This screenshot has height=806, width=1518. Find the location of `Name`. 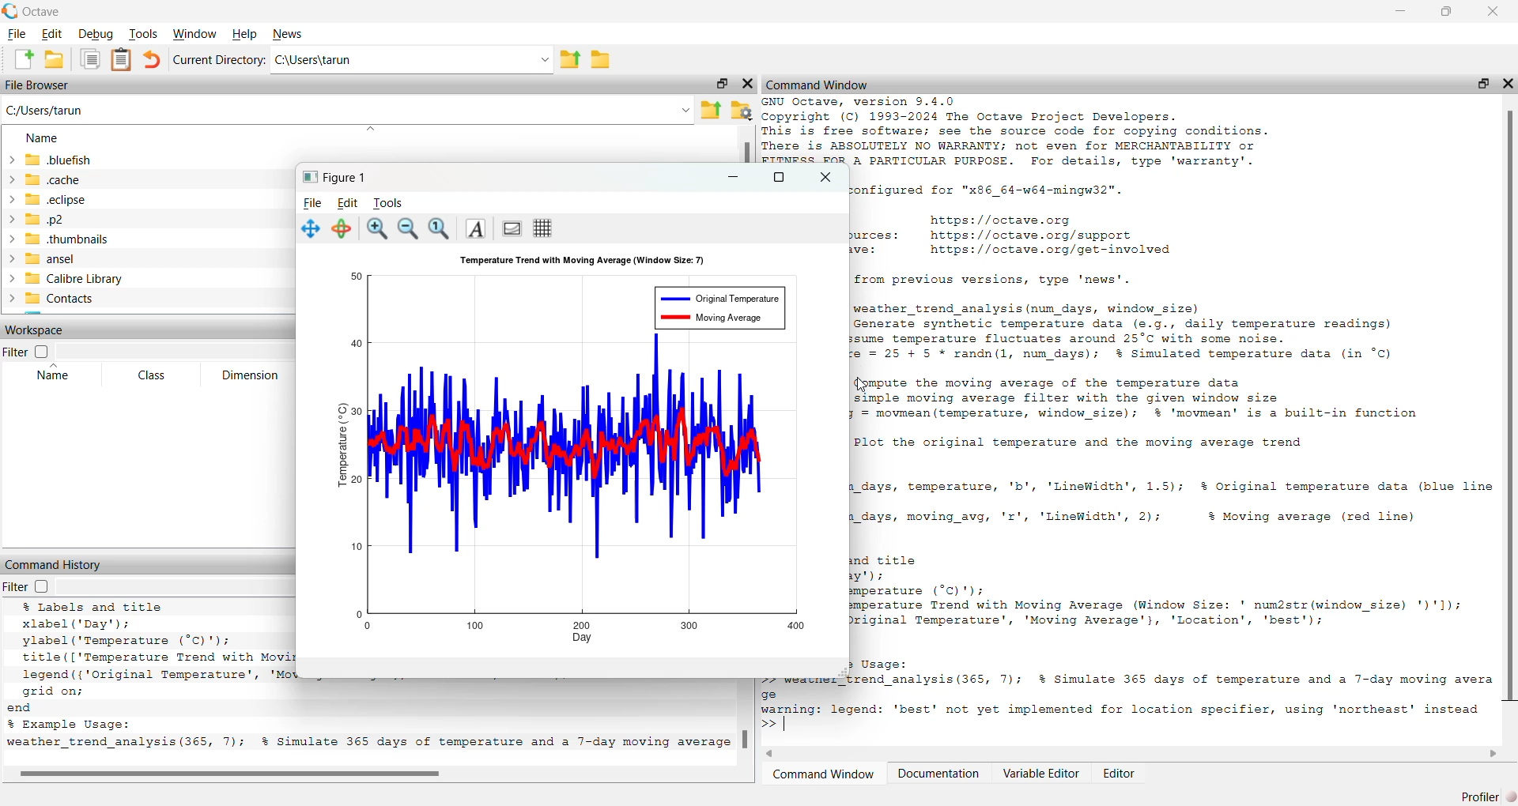

Name is located at coordinates (53, 372).